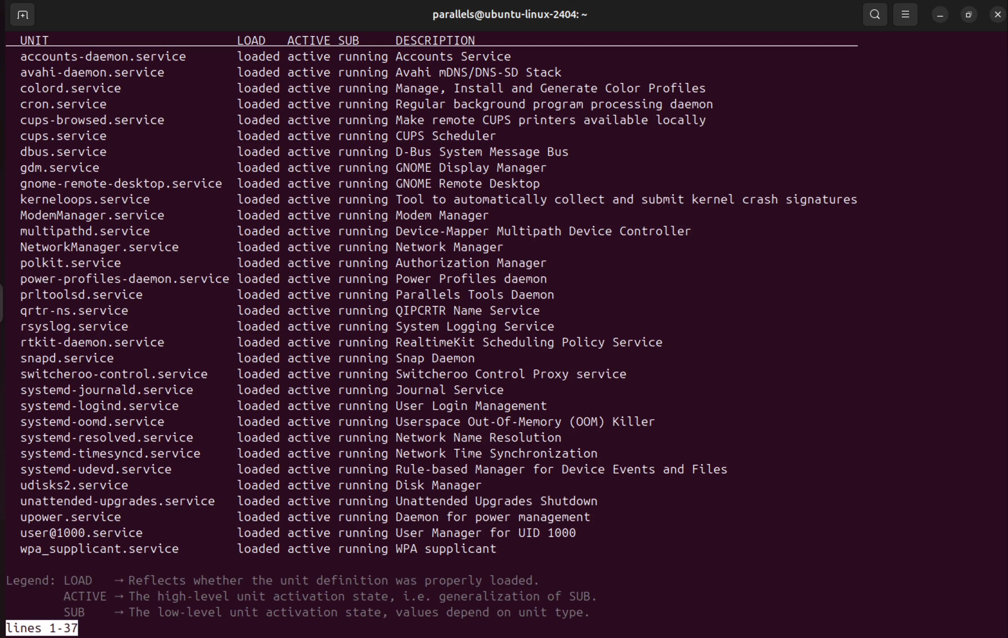 The image size is (1008, 638). Describe the element at coordinates (435, 534) in the screenshot. I see `active running ` at that location.